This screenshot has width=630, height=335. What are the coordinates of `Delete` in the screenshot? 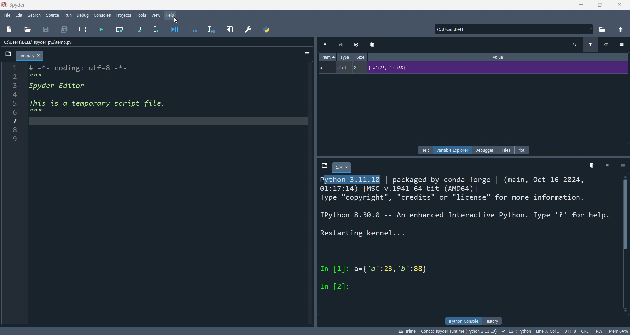 It's located at (373, 44).